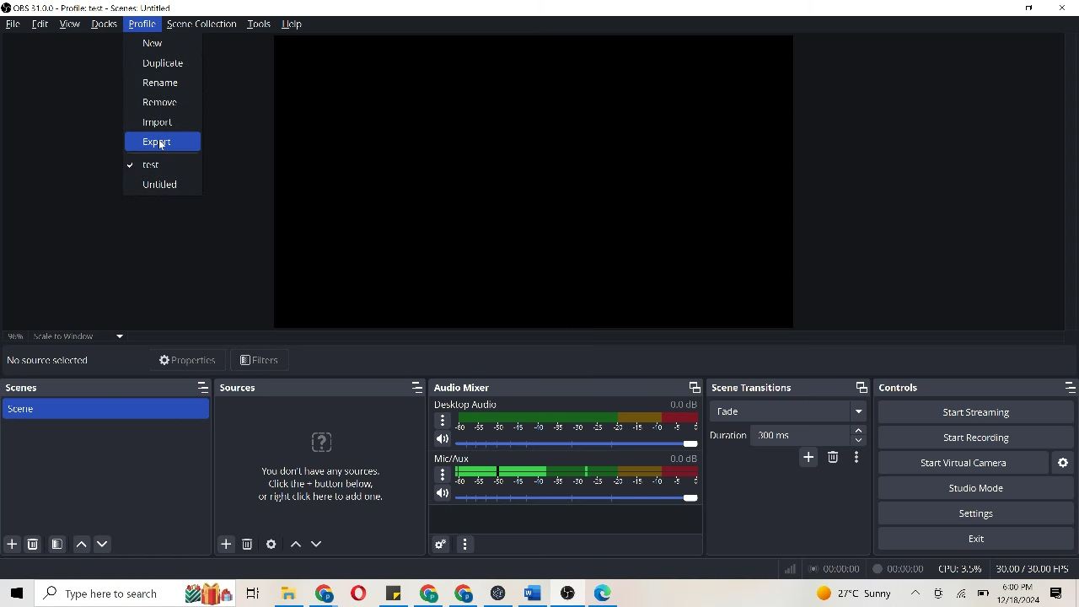  I want to click on move sources up, so click(295, 545).